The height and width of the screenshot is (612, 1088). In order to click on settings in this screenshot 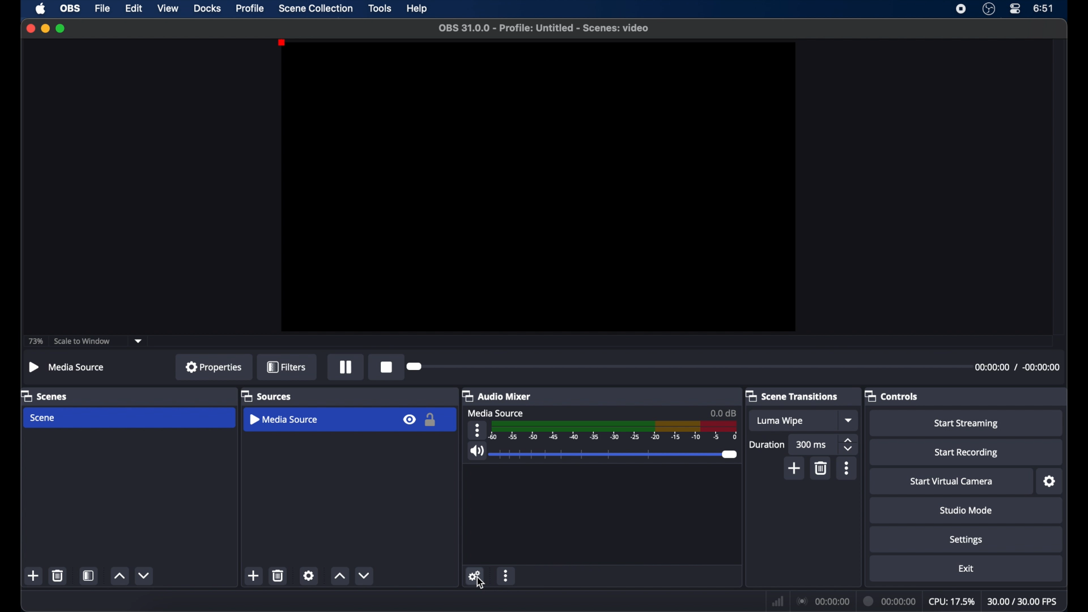, I will do `click(309, 575)`.